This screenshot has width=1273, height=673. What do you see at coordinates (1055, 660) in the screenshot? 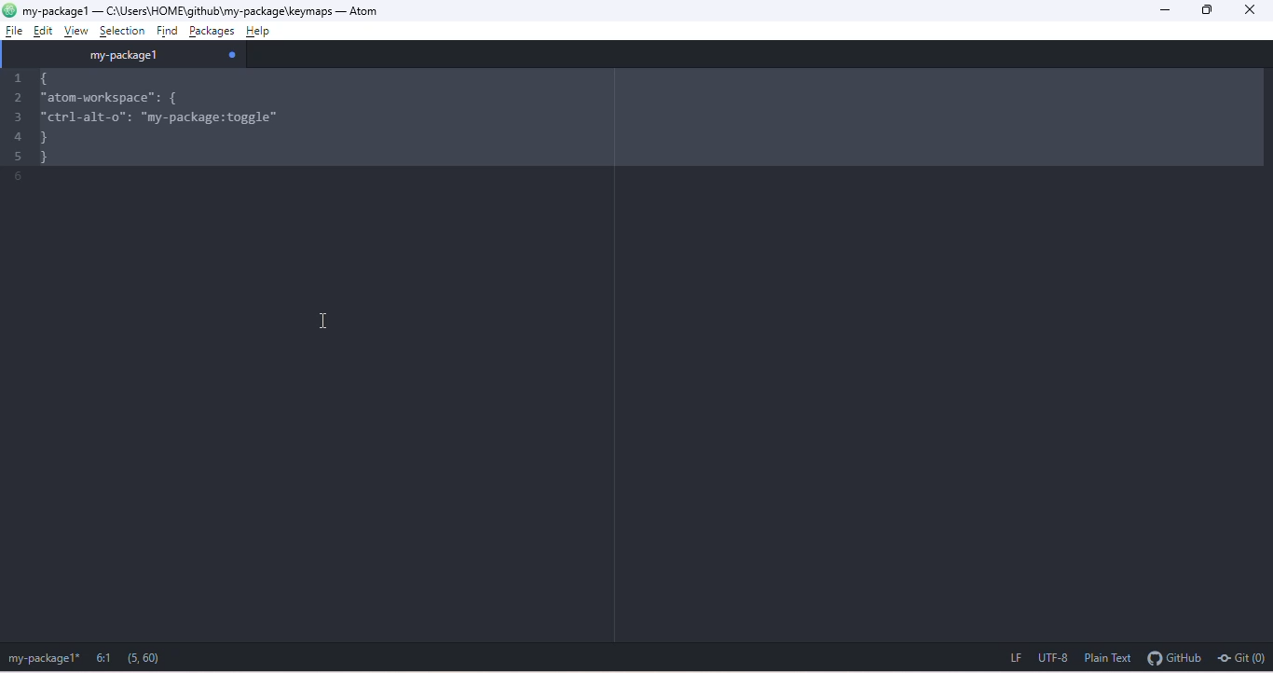
I see `utf 8` at bounding box center [1055, 660].